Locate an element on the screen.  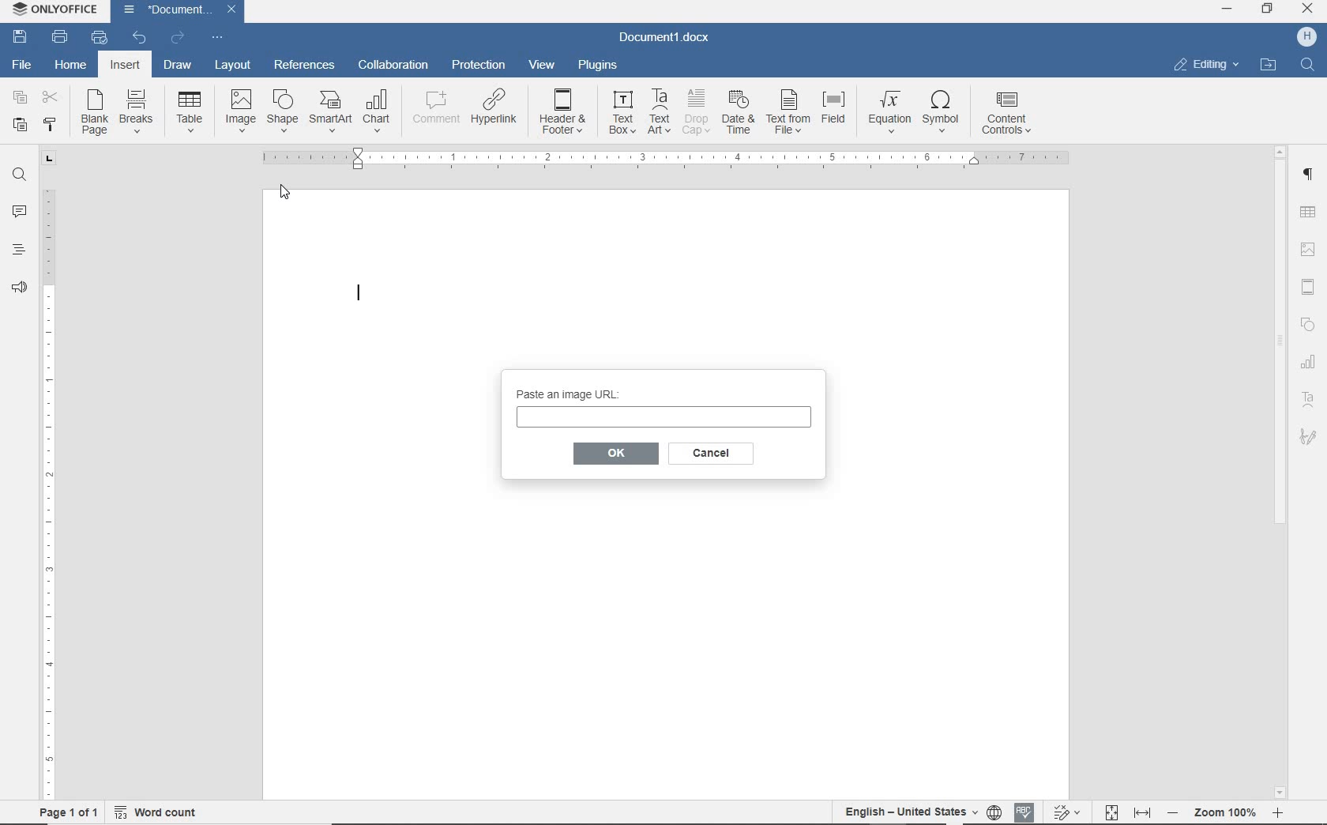
collaboration is located at coordinates (394, 64).